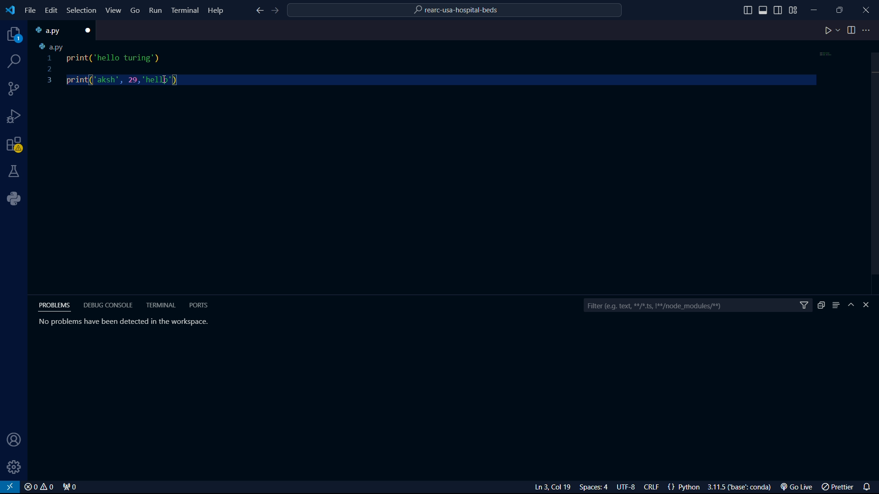 The image size is (879, 494). I want to click on duplicate, so click(821, 305).